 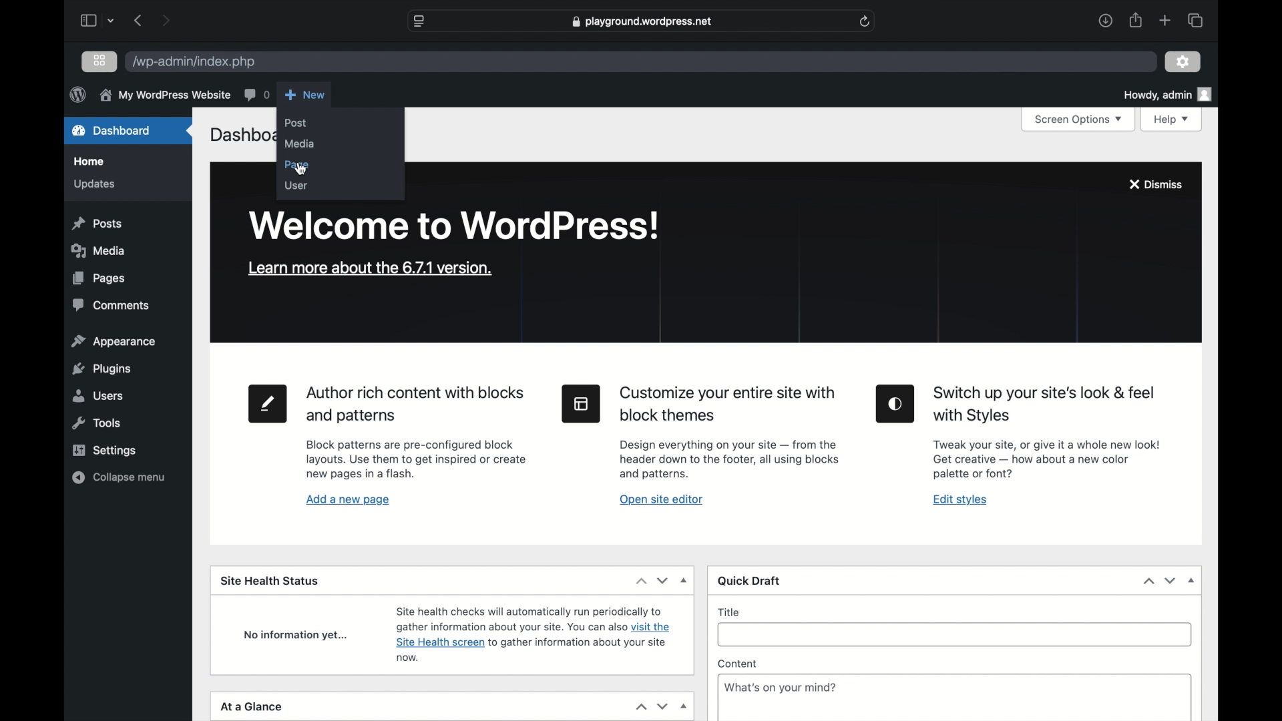 I want to click on no information yet, so click(x=296, y=635).